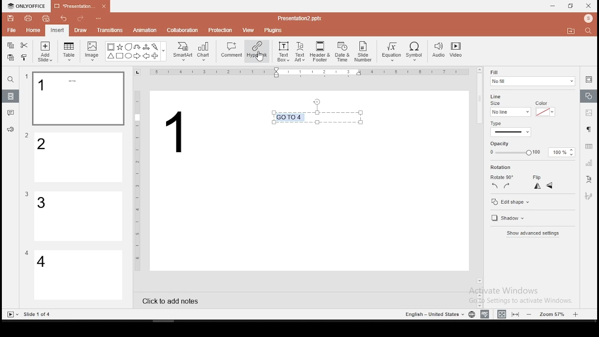 The width and height of the screenshot is (599, 337). I want to click on icon, so click(28, 6).